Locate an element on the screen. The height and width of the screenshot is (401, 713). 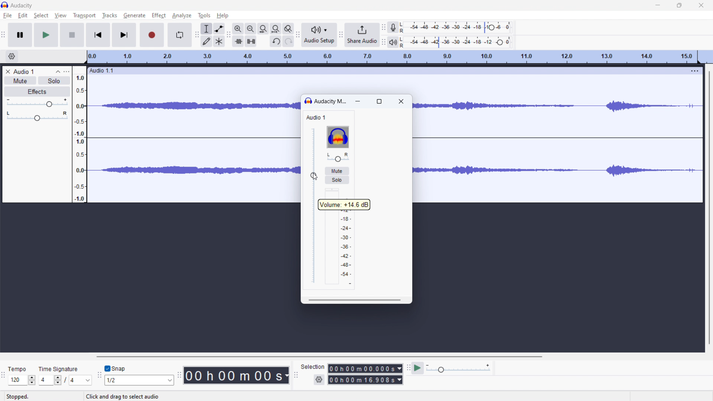
tracks is located at coordinates (109, 16).